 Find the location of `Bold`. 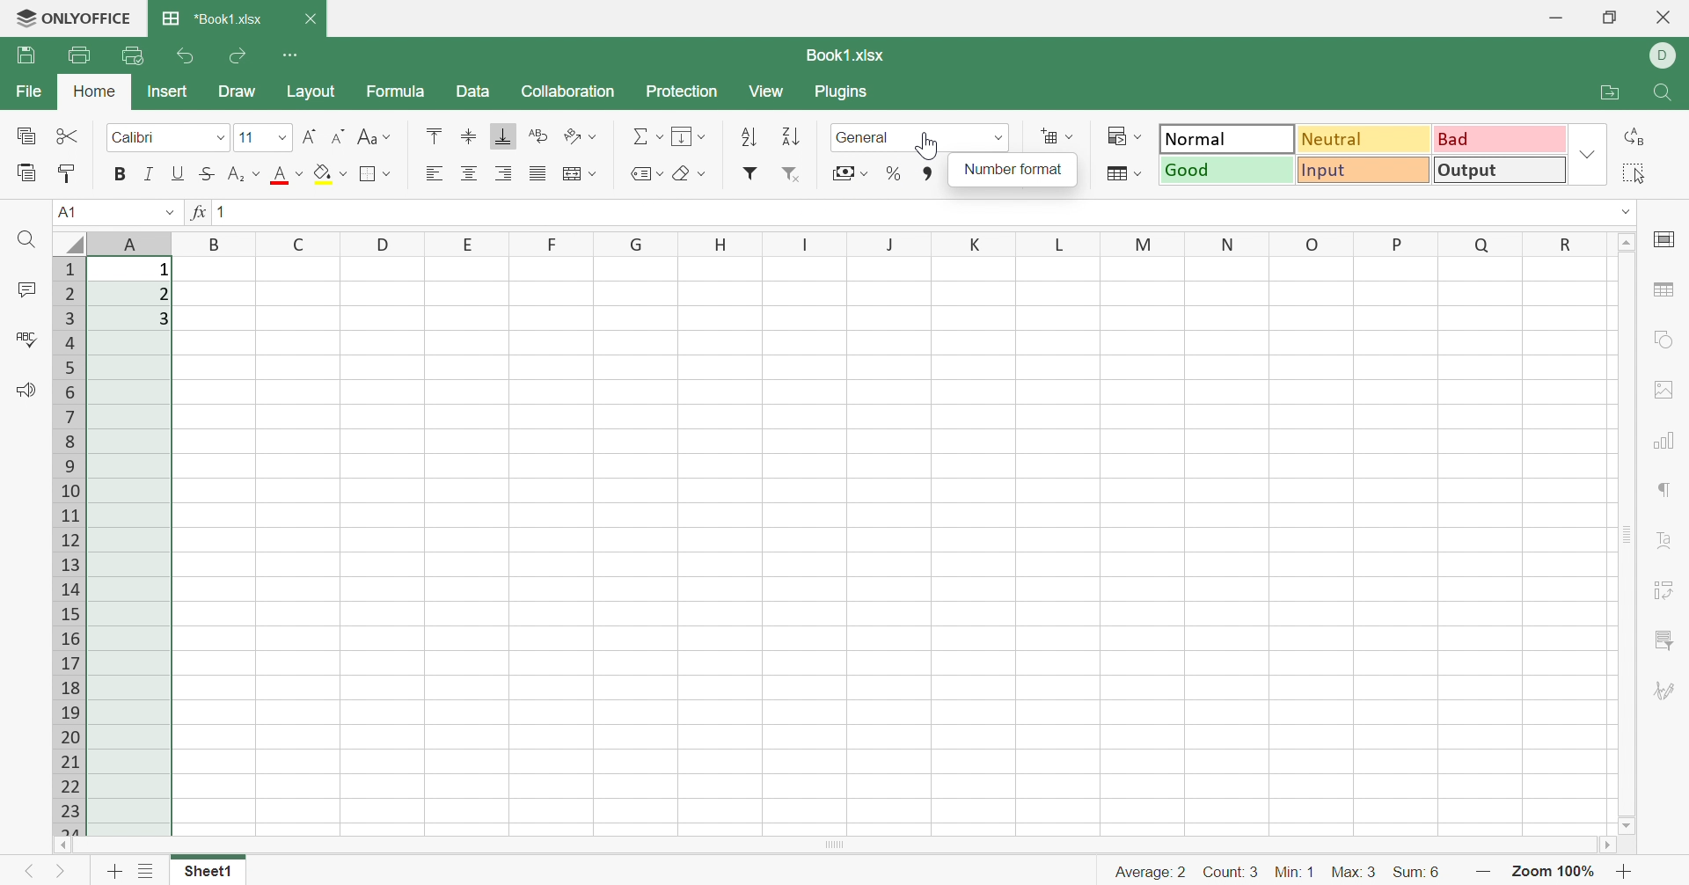

Bold is located at coordinates (122, 172).